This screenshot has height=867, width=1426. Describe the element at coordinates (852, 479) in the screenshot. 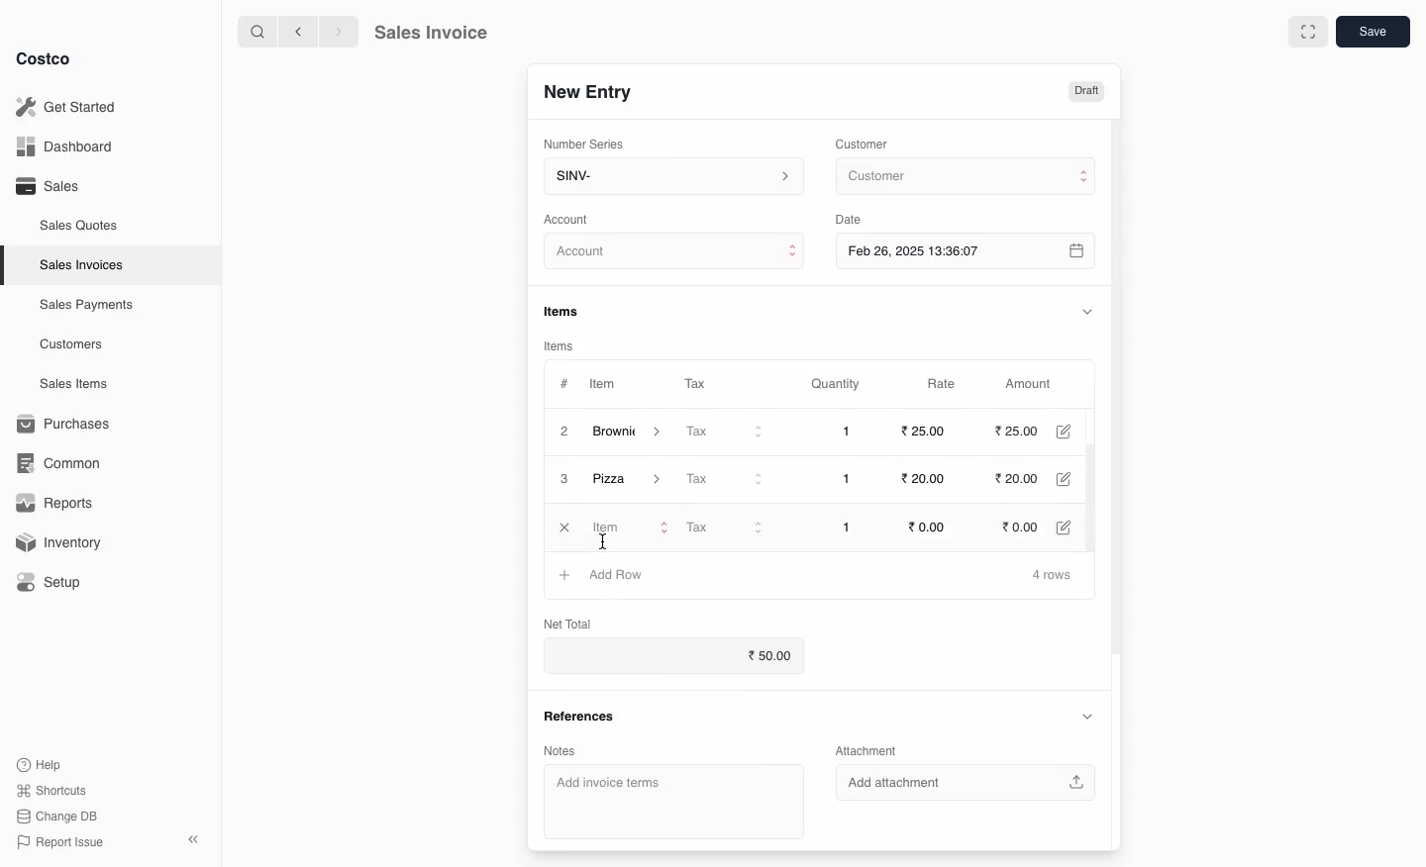

I see `1` at that location.